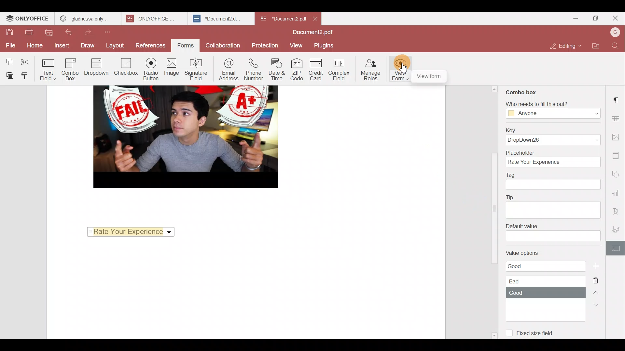  Describe the element at coordinates (617, 156) in the screenshot. I see `Header & footer settings` at that location.